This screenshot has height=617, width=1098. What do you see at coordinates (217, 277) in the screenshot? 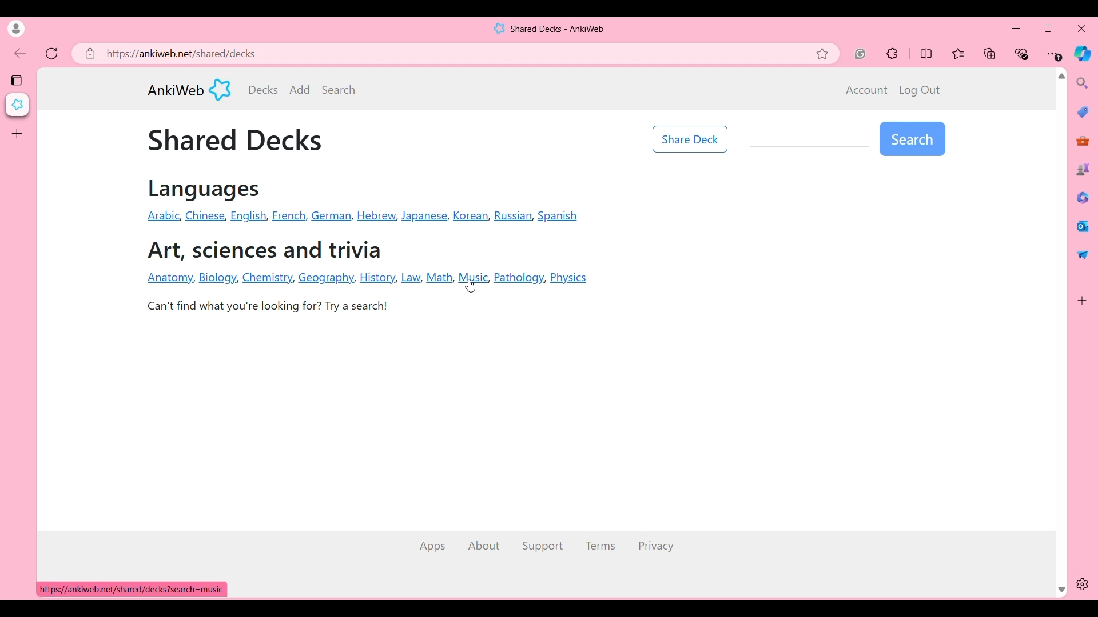
I see `Biology.` at bounding box center [217, 277].